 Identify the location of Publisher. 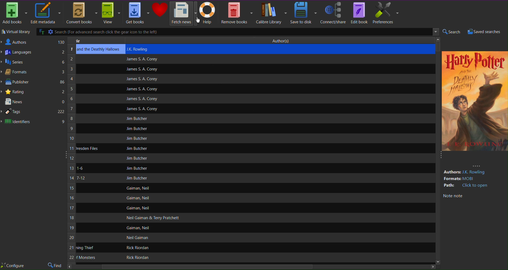
(33, 83).